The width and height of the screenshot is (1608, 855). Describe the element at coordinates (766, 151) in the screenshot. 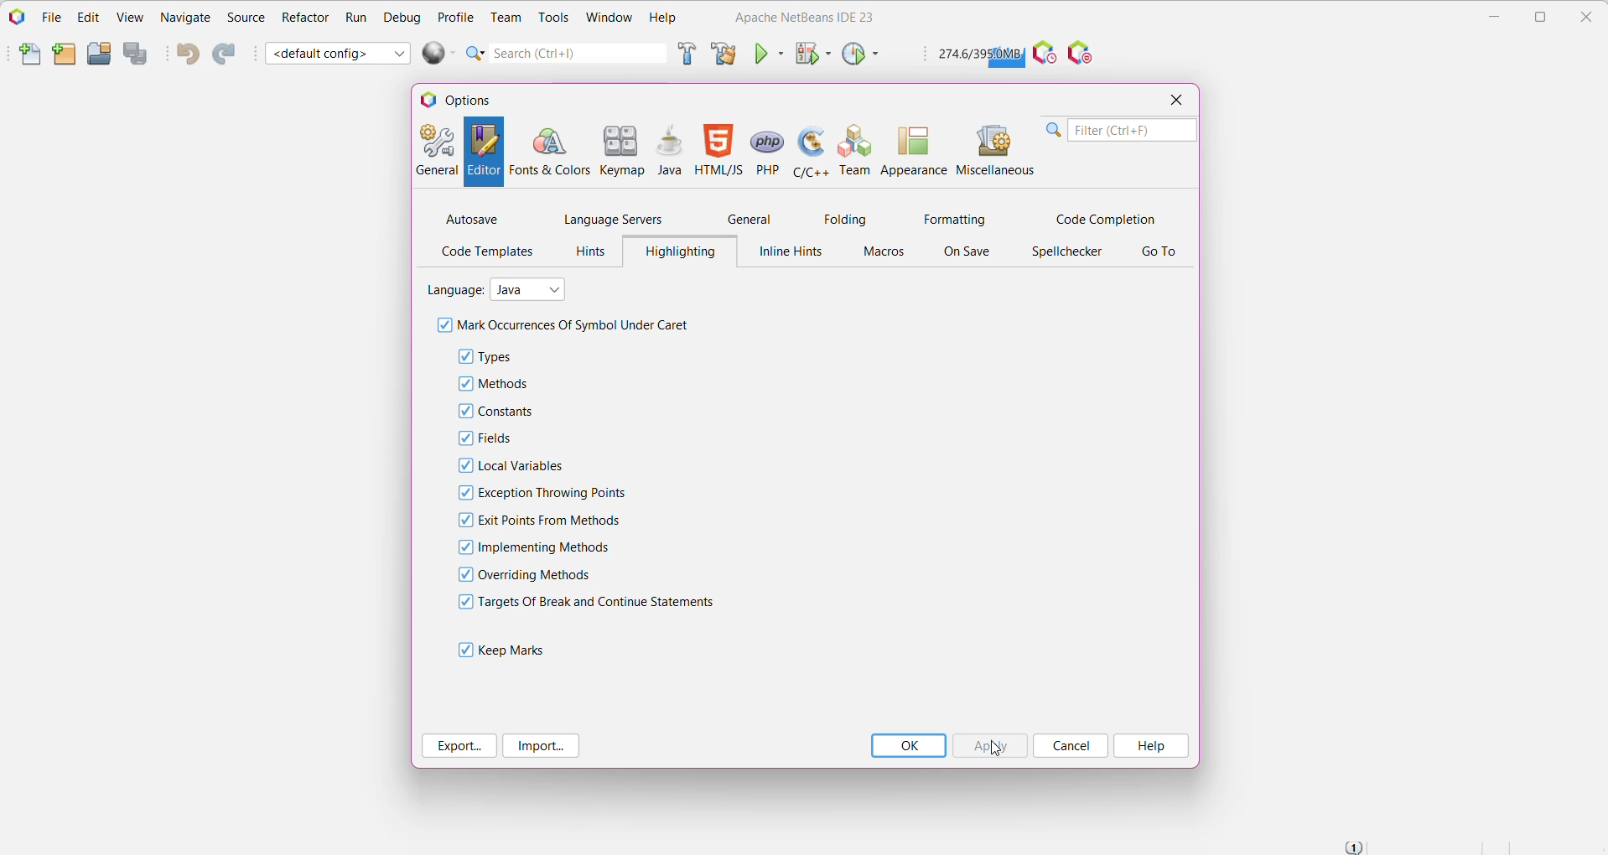

I see `PHP` at that location.